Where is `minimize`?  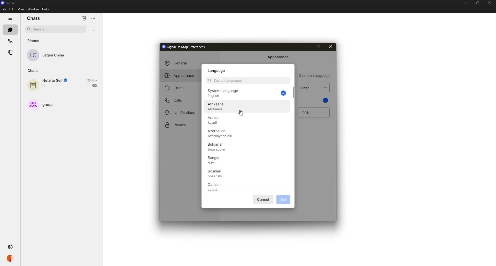 minimize is located at coordinates (306, 47).